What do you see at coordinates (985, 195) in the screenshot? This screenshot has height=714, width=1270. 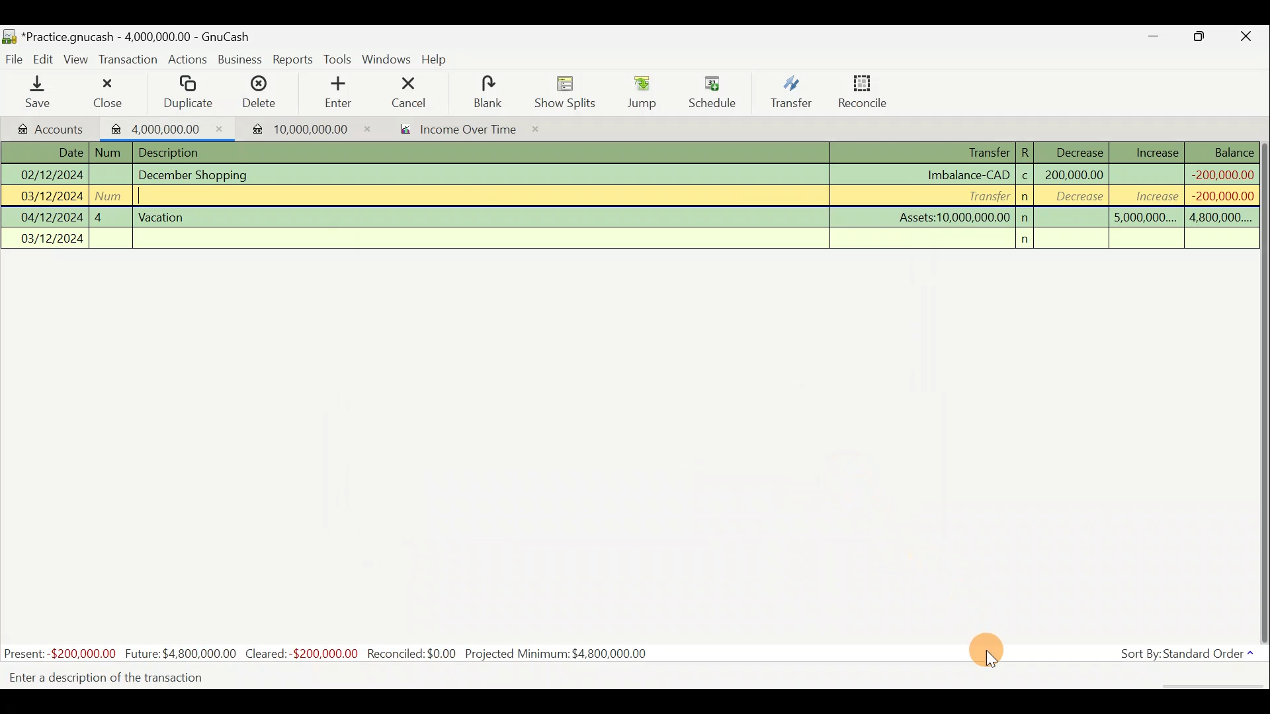 I see `Transfer` at bounding box center [985, 195].